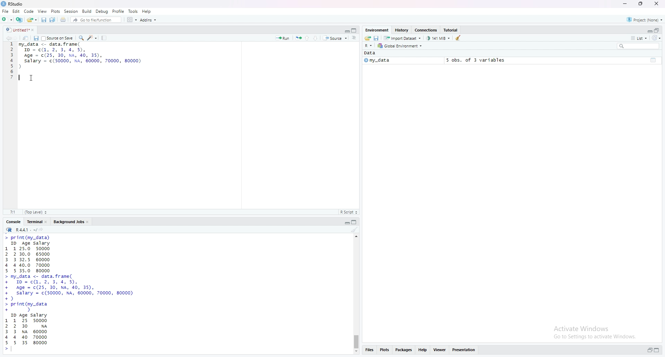  What do you see at coordinates (82, 37) in the screenshot?
I see `Find/replace` at bounding box center [82, 37].